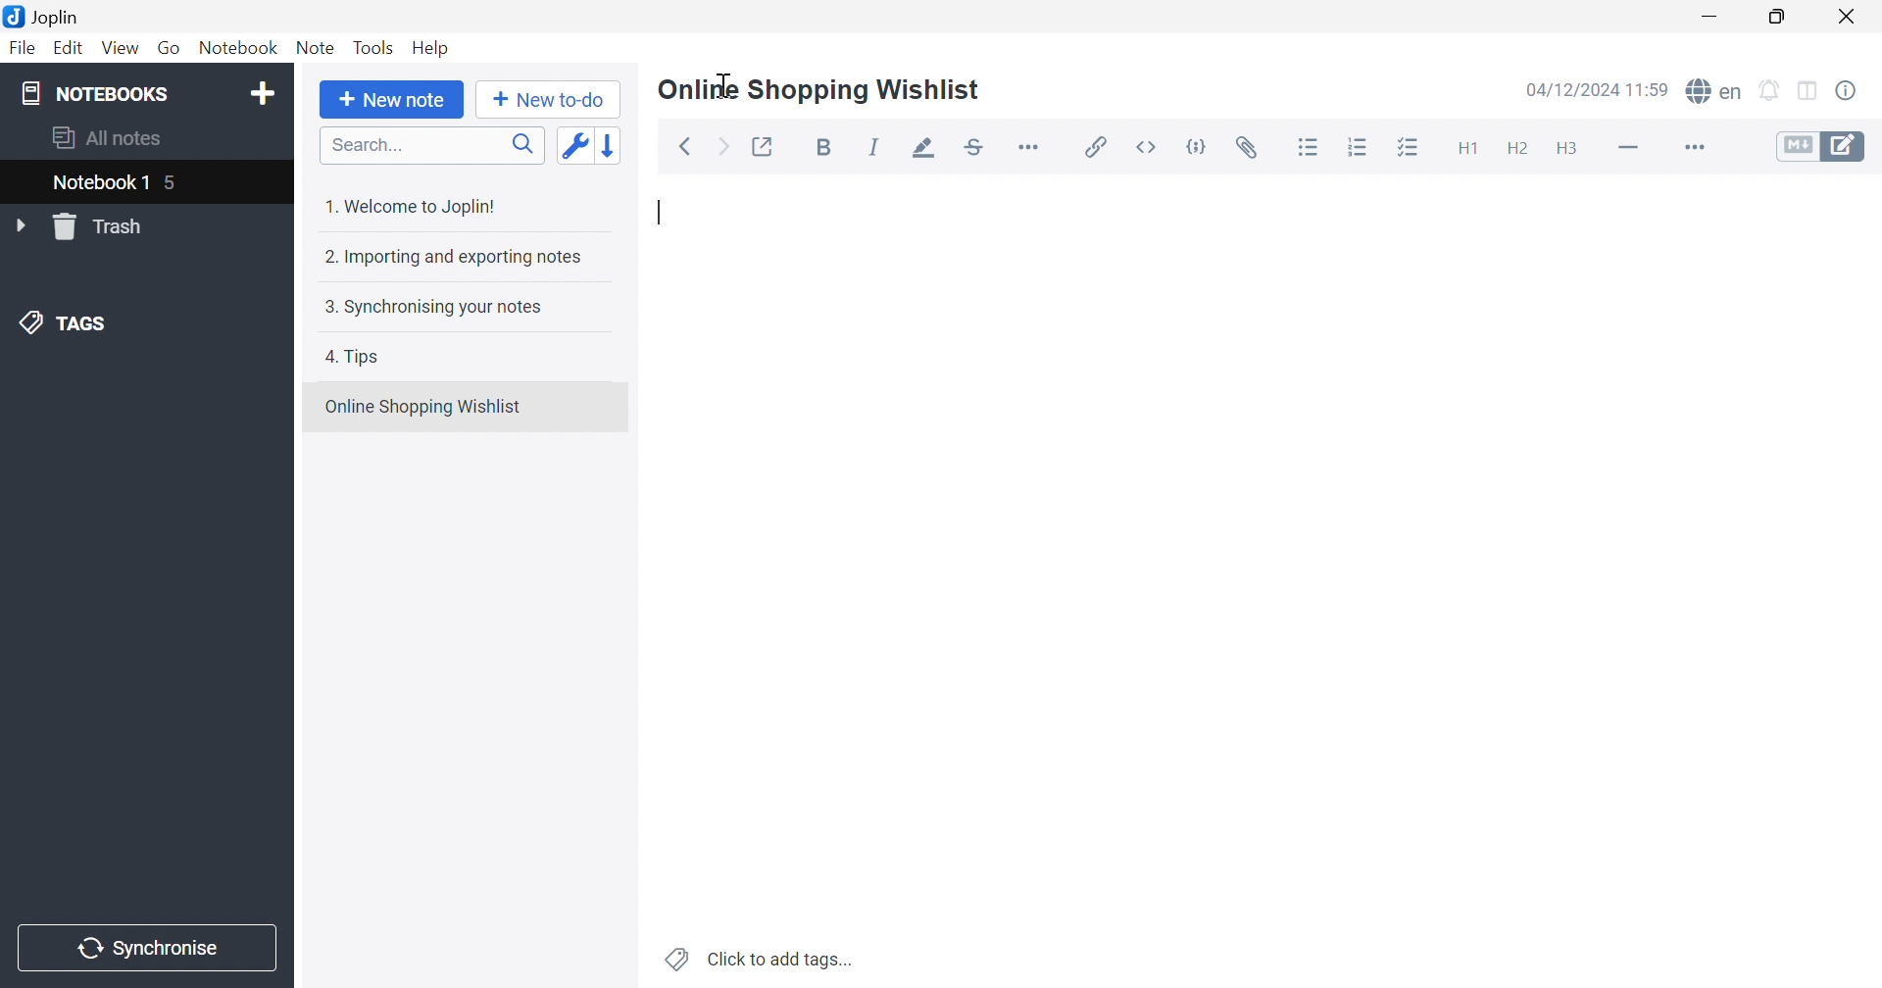 The width and height of the screenshot is (1882, 988). What do you see at coordinates (93, 92) in the screenshot?
I see `NOTEBOOKS` at bounding box center [93, 92].